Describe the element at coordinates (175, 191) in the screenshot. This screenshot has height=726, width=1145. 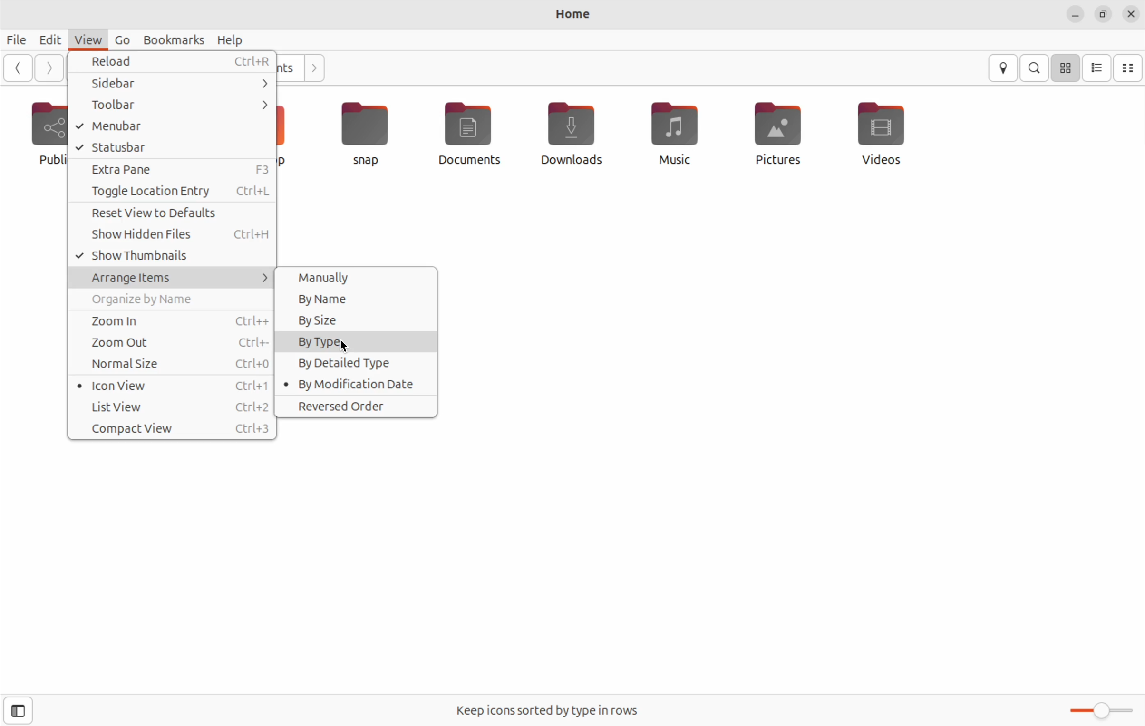
I see `toggle location entry` at that location.